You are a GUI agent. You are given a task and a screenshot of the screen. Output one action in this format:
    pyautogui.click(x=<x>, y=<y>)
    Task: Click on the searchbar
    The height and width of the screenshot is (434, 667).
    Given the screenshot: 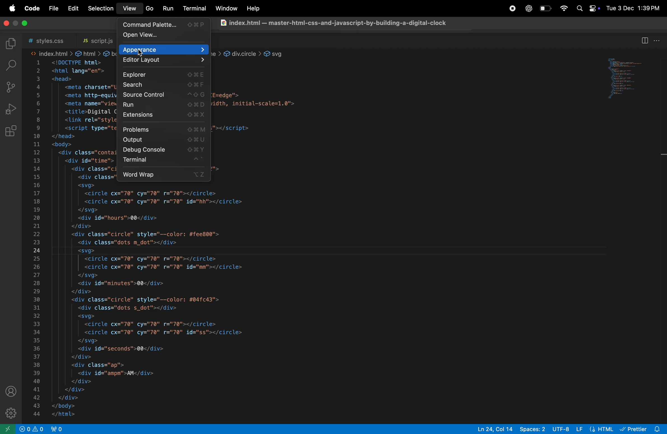 What is the action you would take?
    pyautogui.click(x=10, y=65)
    